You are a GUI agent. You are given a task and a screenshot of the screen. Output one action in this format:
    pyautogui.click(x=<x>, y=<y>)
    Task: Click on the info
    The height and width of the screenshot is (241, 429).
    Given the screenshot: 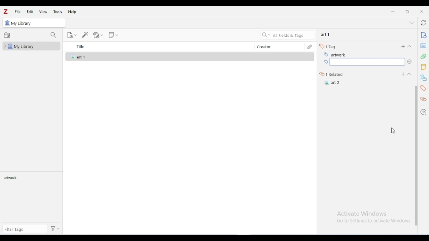 What is the action you would take?
    pyautogui.click(x=423, y=35)
    